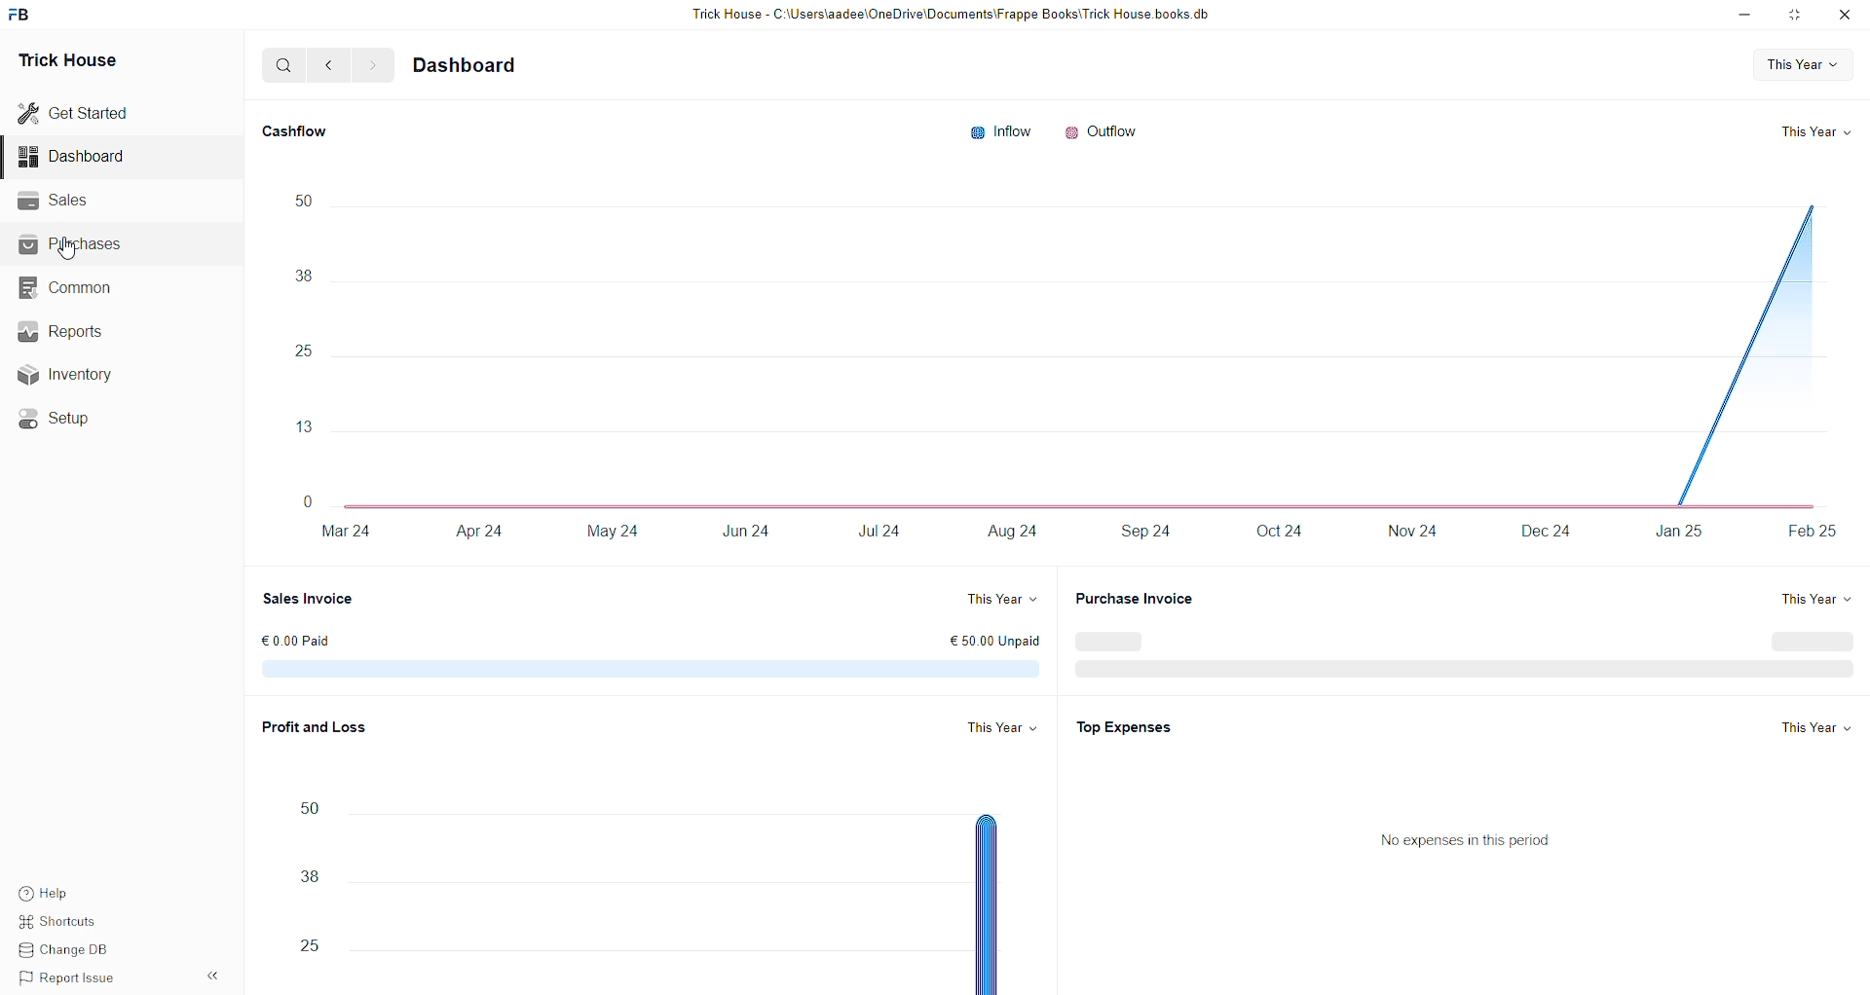 The width and height of the screenshot is (1870, 995). I want to click on Trick House, so click(70, 56).